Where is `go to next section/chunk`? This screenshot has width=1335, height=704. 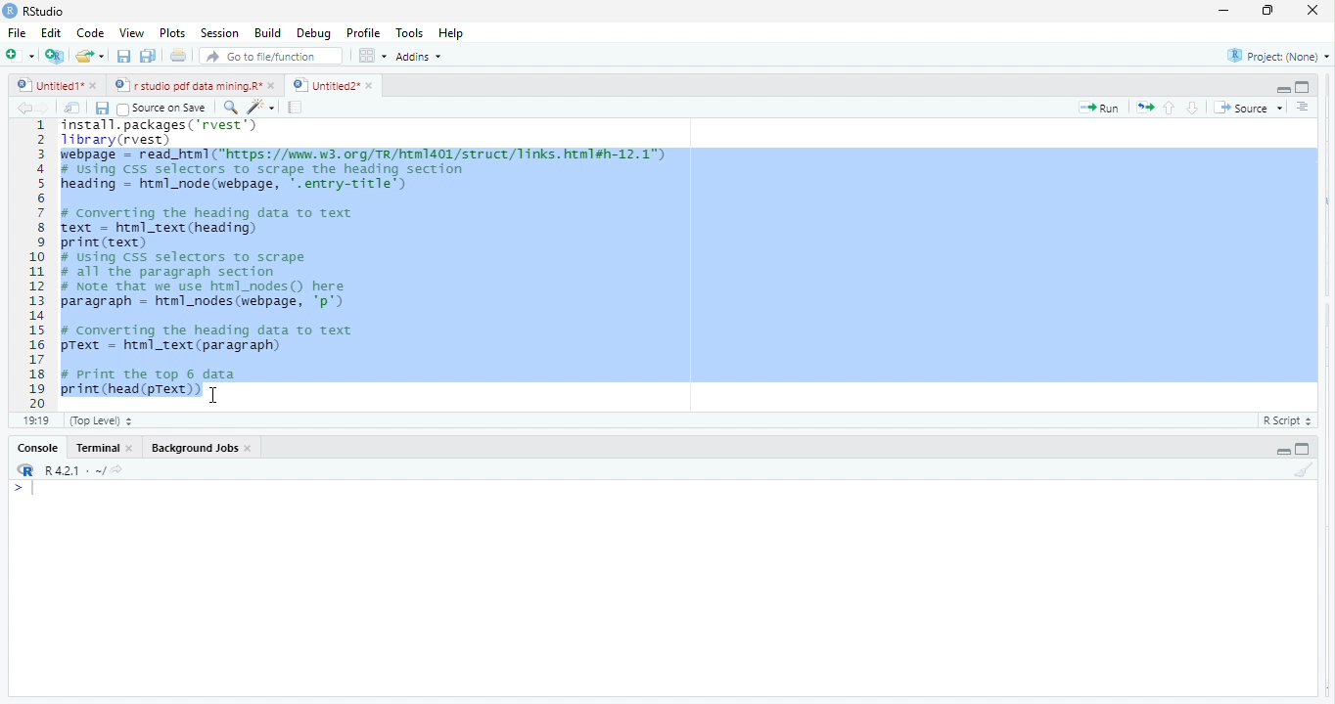
go to next section/chunk is located at coordinates (1194, 108).